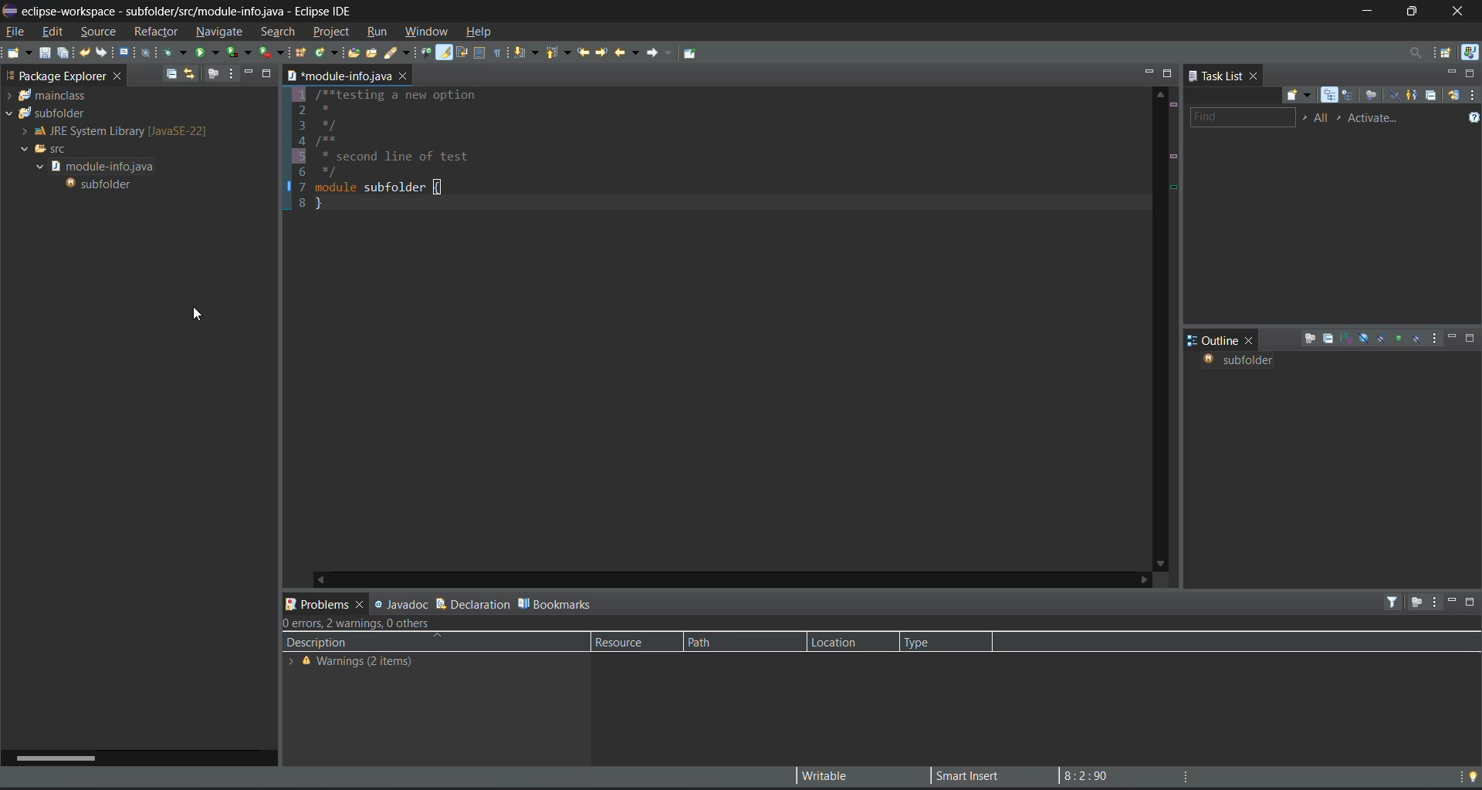 The image size is (1482, 790). What do you see at coordinates (1327, 339) in the screenshot?
I see `collapse all` at bounding box center [1327, 339].